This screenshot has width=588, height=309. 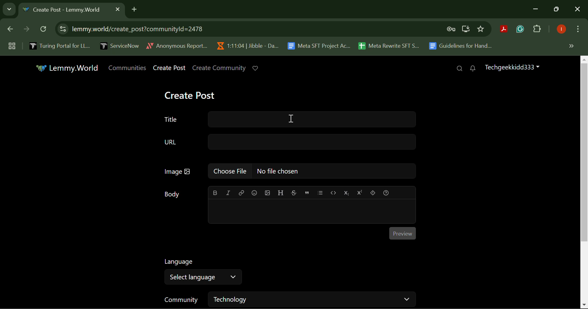 What do you see at coordinates (472, 69) in the screenshot?
I see `Notifications` at bounding box center [472, 69].